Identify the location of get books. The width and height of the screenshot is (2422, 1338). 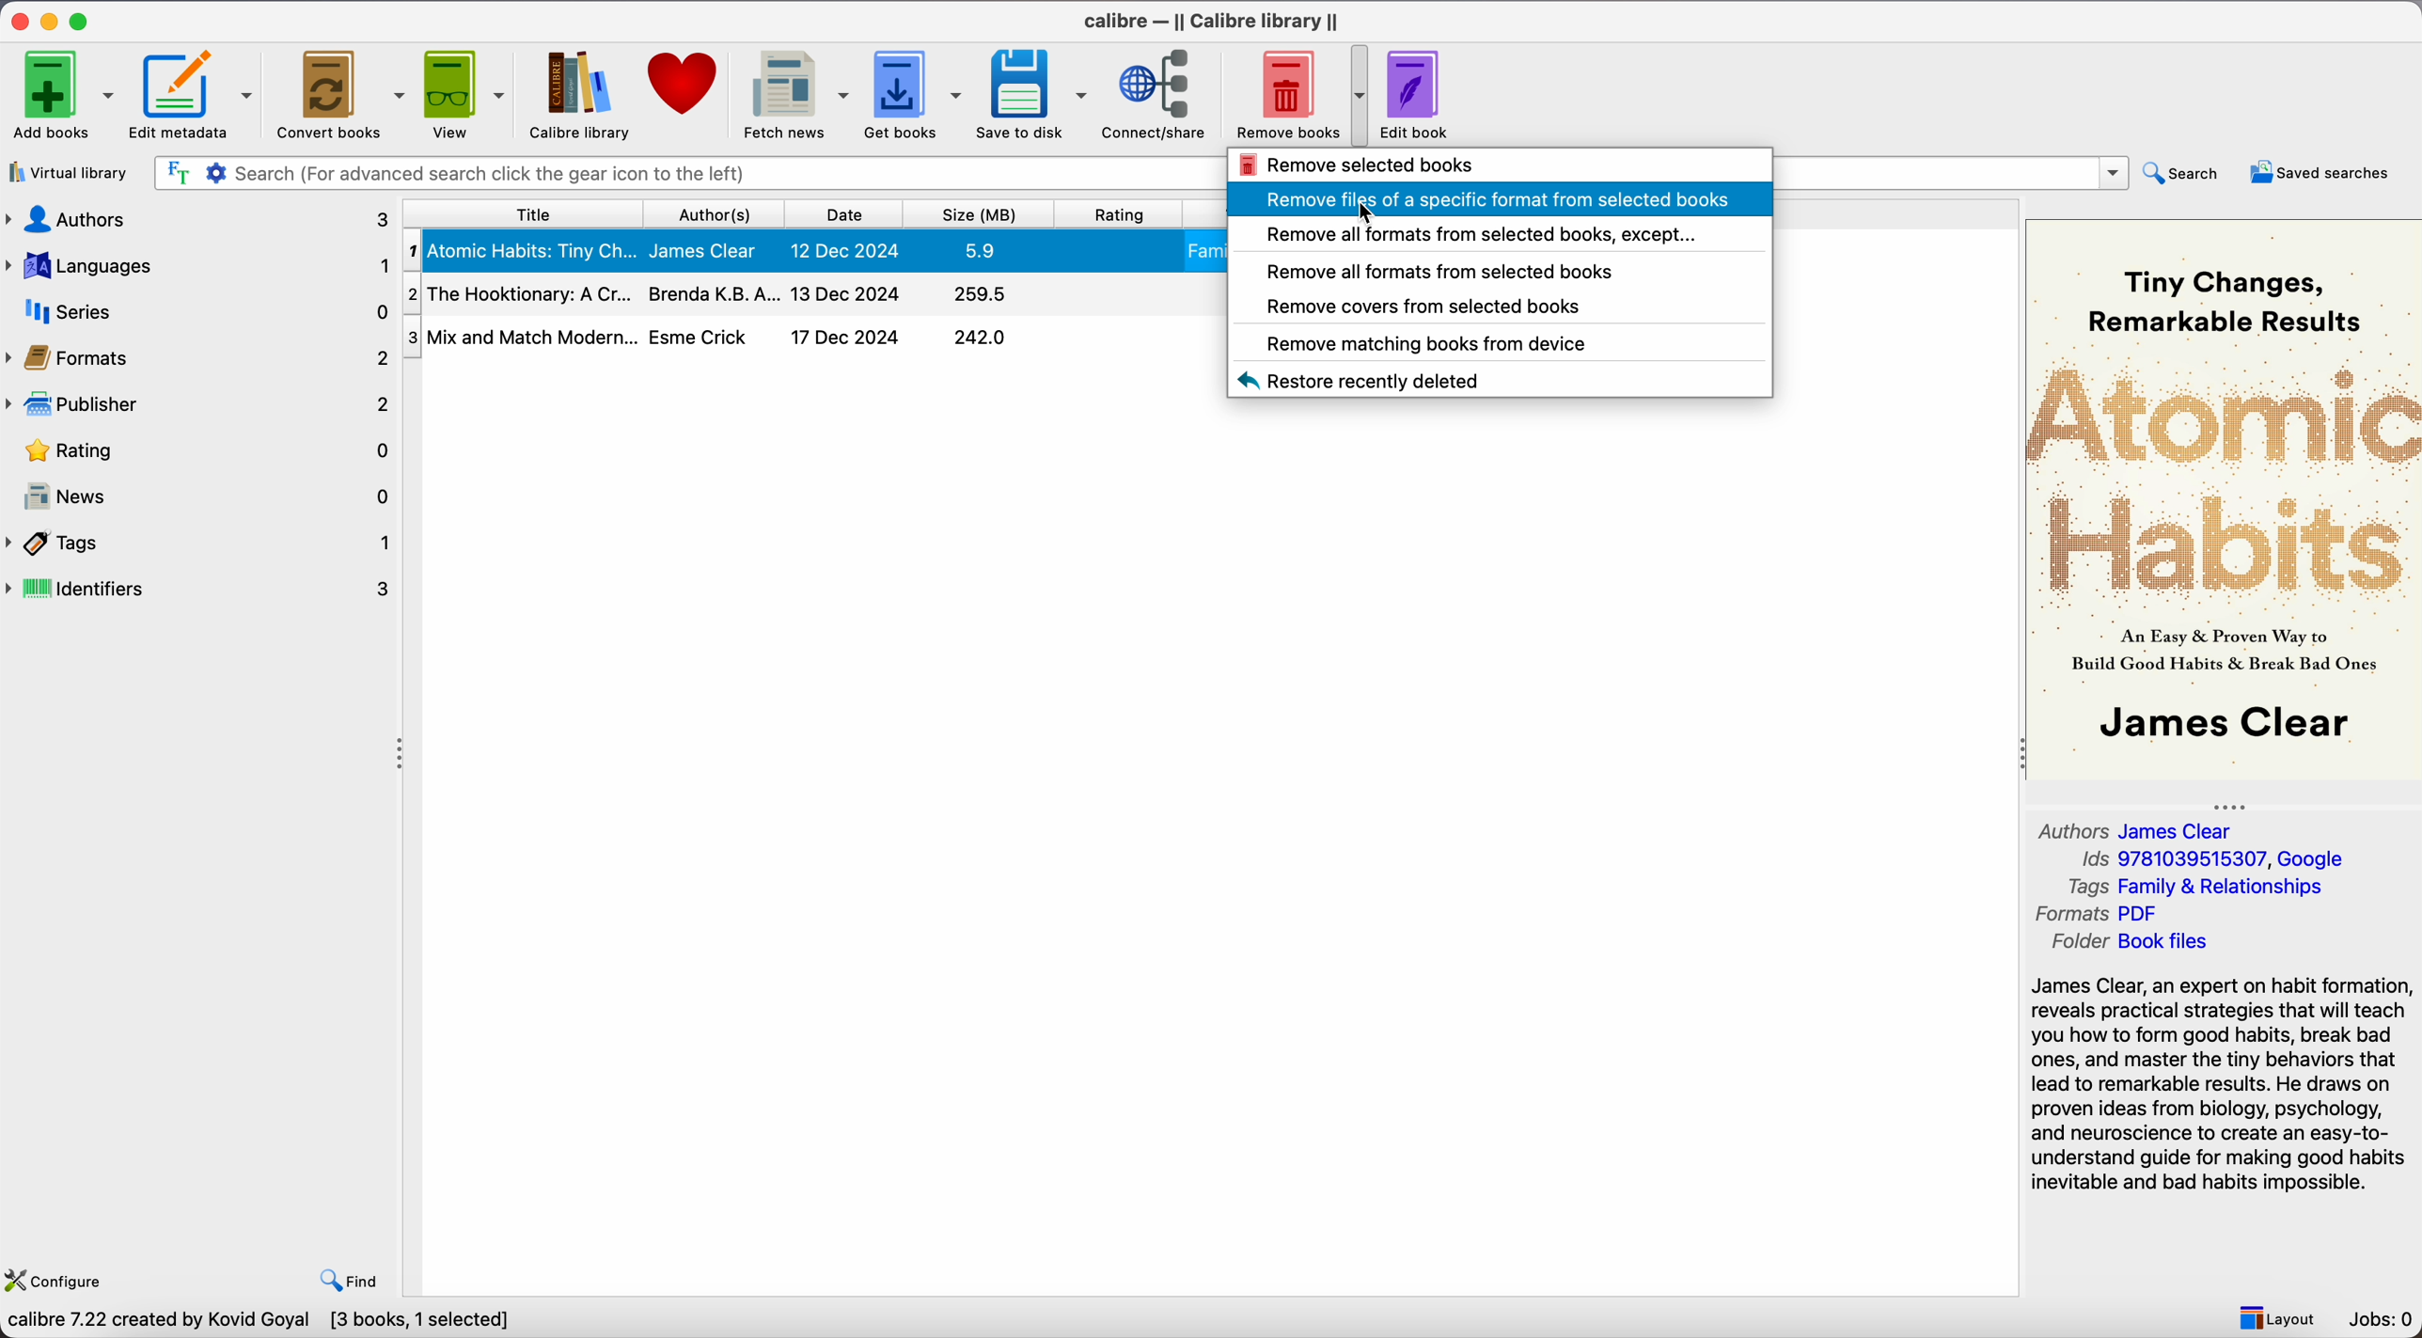
(914, 94).